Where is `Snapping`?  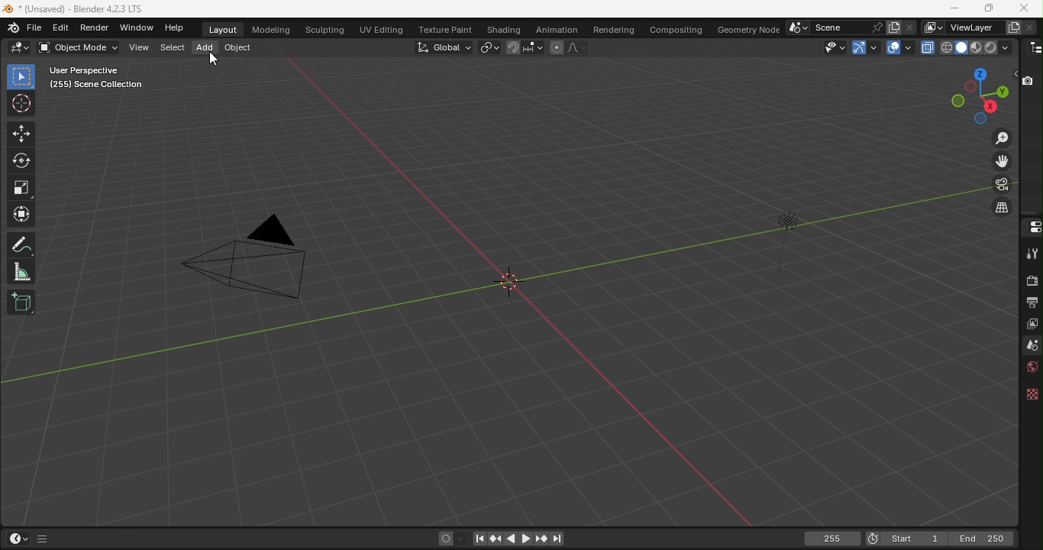 Snapping is located at coordinates (536, 48).